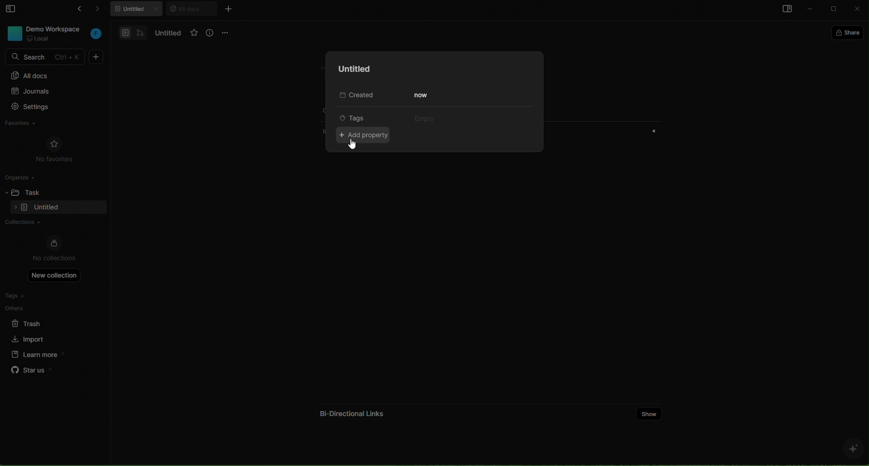 This screenshot has width=869, height=466. I want to click on untitled, so click(138, 10).